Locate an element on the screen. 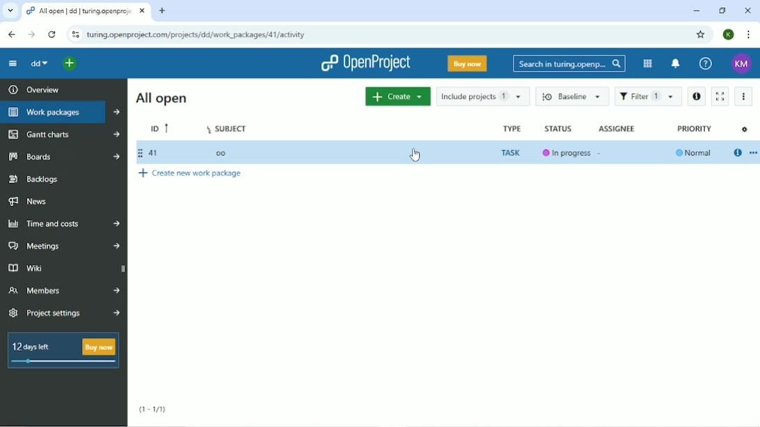  Reload this page is located at coordinates (53, 35).